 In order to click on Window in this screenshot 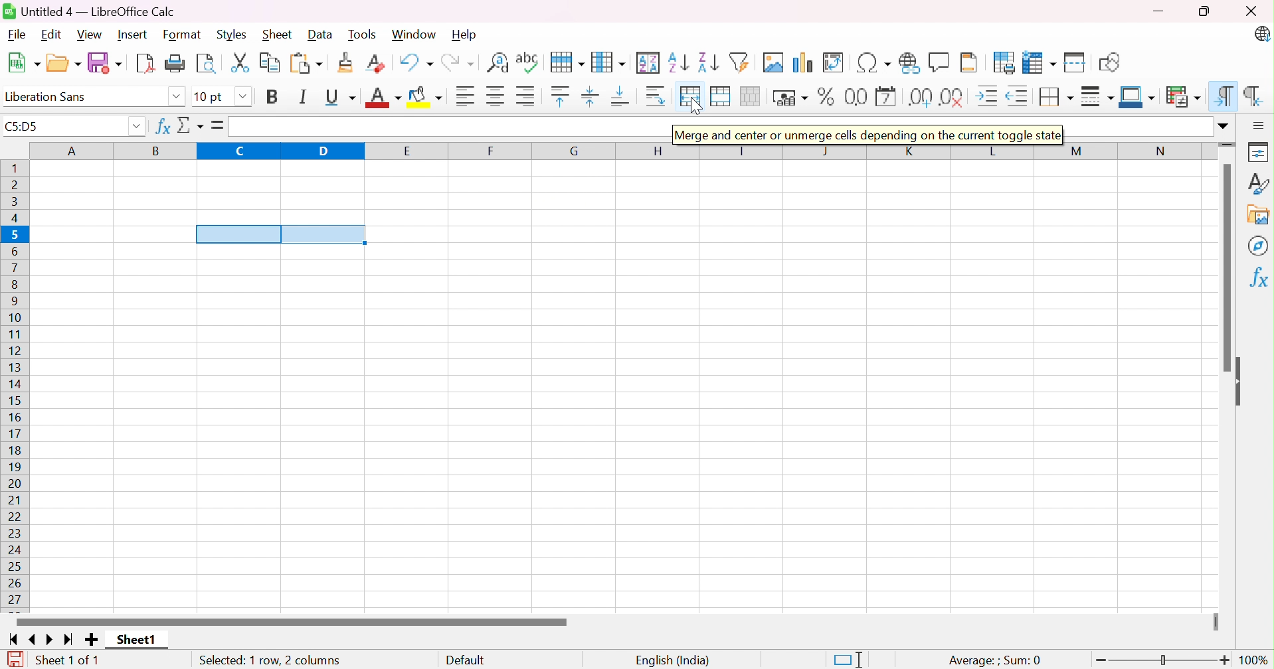, I will do `click(415, 34)`.